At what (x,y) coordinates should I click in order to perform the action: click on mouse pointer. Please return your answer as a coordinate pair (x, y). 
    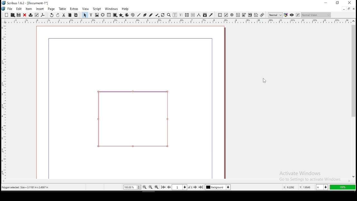
    Looking at the image, I should click on (264, 81).